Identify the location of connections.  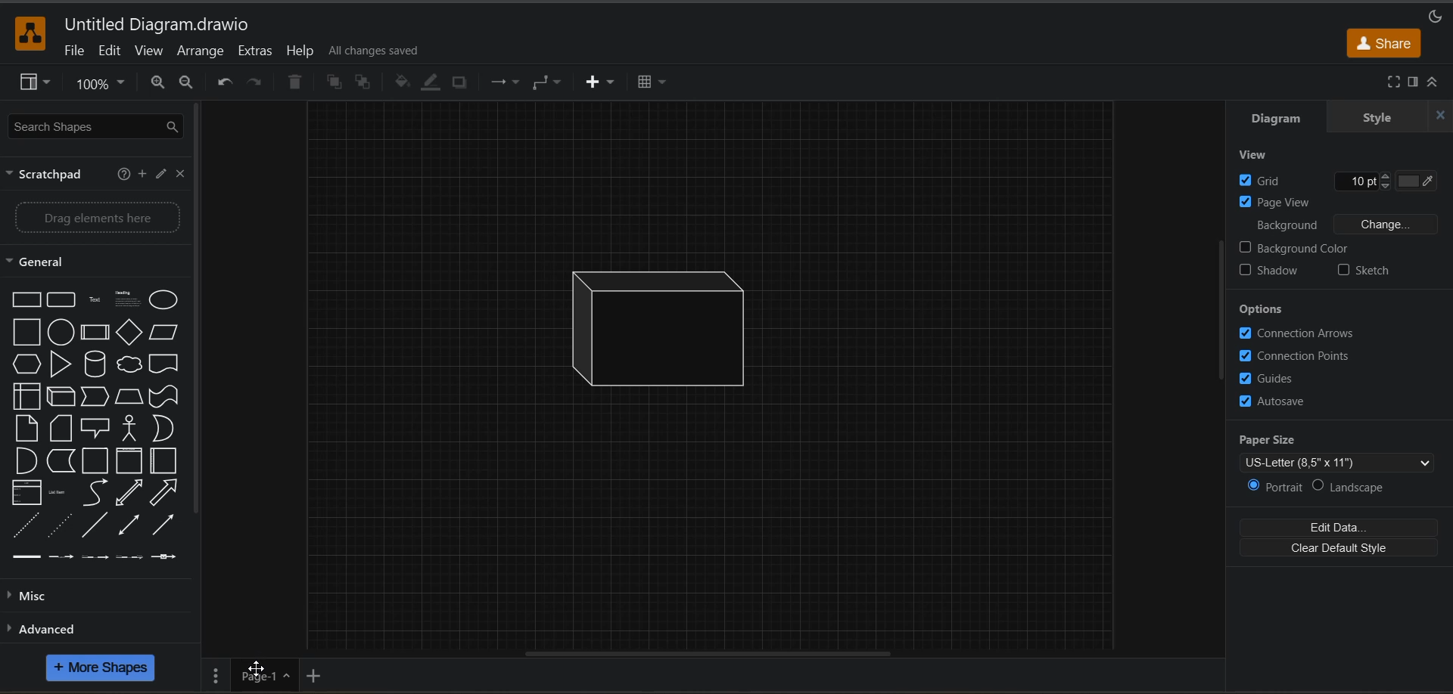
(508, 82).